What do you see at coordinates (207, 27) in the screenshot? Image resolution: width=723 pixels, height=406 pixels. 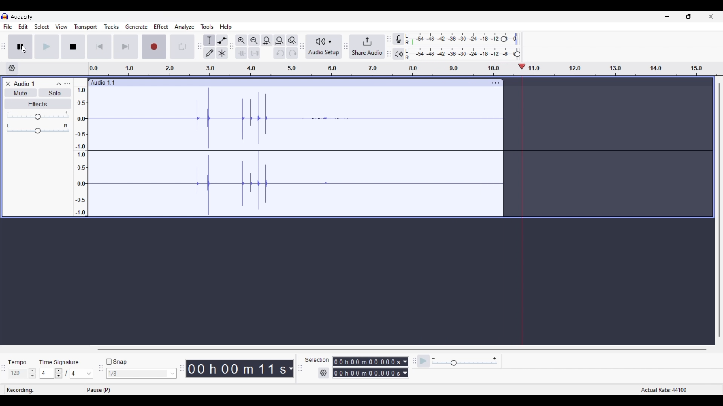 I see `Tools menu` at bounding box center [207, 27].